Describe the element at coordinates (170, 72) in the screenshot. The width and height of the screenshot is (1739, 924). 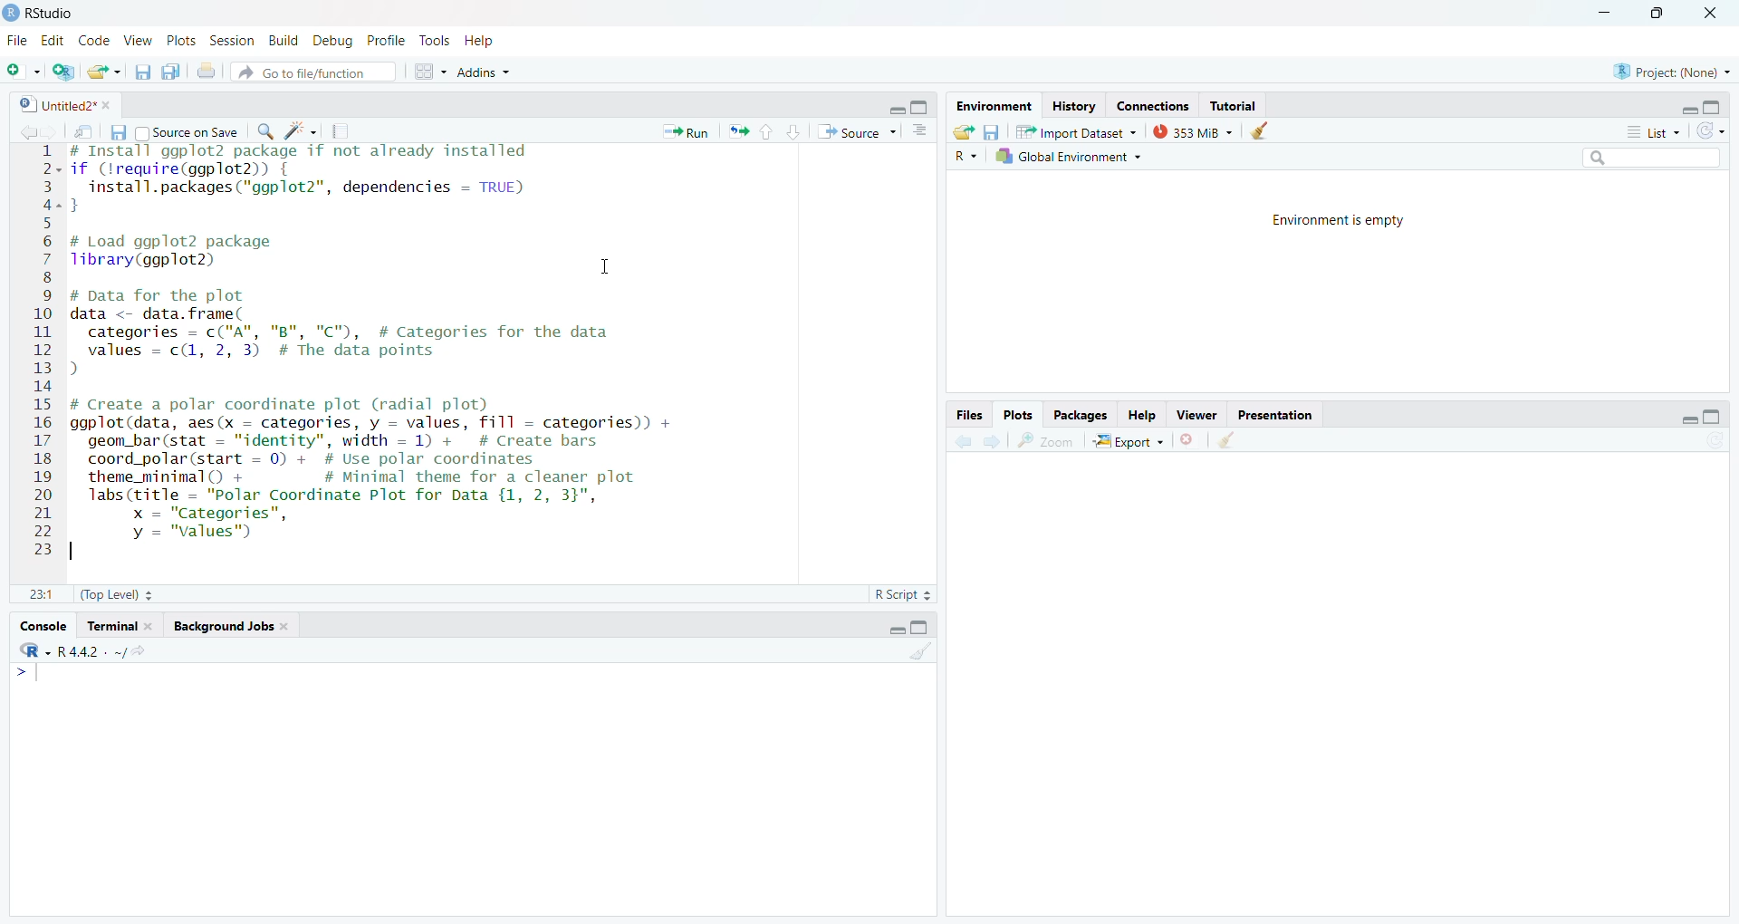
I see `save all open documents` at that location.